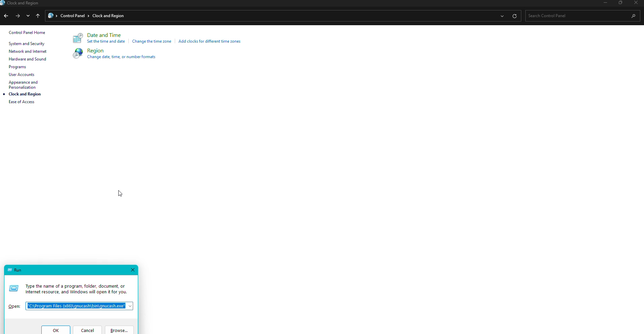 The height and width of the screenshot is (334, 644). Describe the element at coordinates (14, 304) in the screenshot. I see `Open` at that location.